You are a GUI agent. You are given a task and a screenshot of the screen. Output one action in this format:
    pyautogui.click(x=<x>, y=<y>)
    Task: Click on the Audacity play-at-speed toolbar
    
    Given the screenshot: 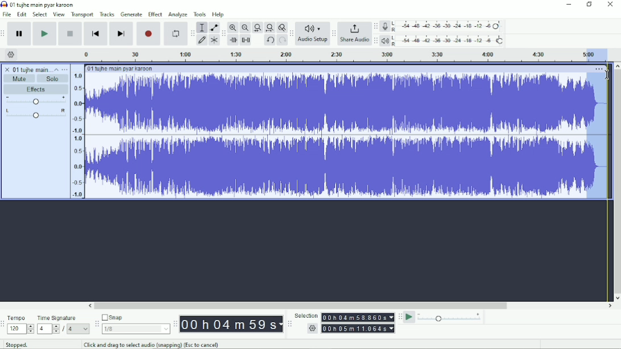 What is the action you would take?
    pyautogui.click(x=400, y=317)
    